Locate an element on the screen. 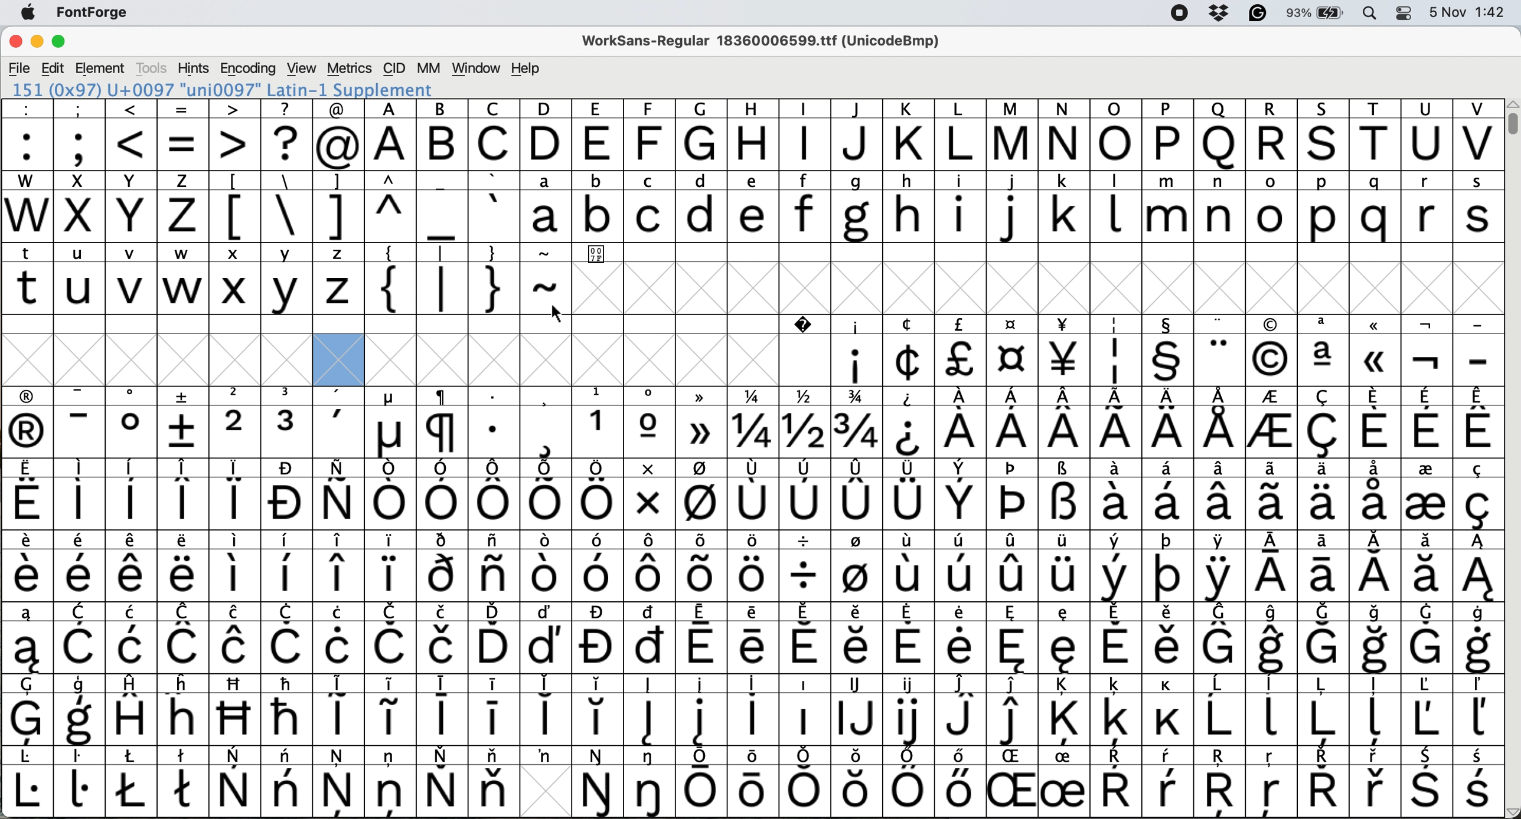 Image resolution: width=1521 pixels, height=819 pixels. symbol is located at coordinates (443, 422).